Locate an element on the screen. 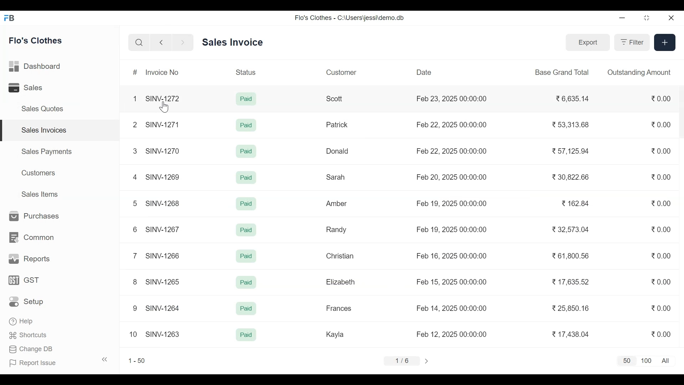 This screenshot has height=385, width=684. 17,635.52 is located at coordinates (573, 281).